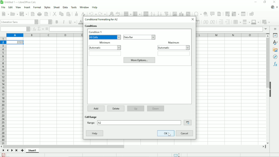  Describe the element at coordinates (3, 91) in the screenshot. I see `Row headings ` at that location.